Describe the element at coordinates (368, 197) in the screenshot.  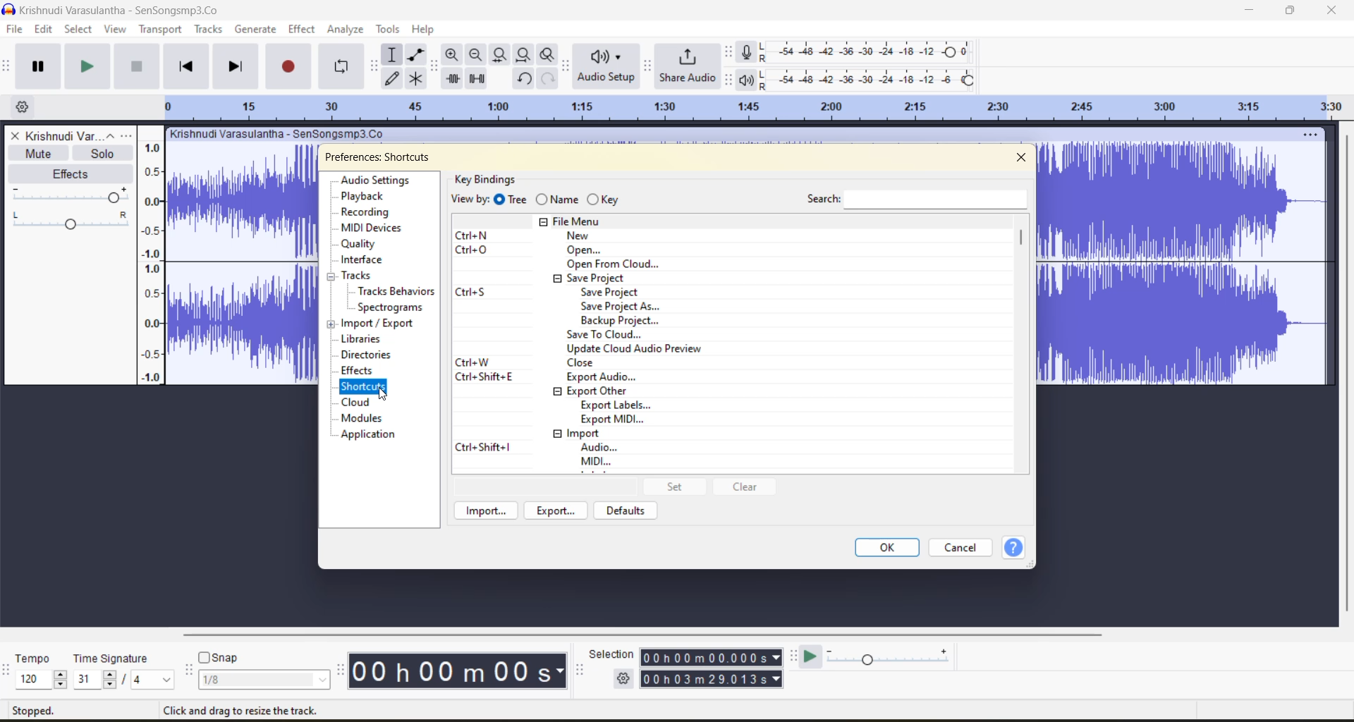
I see `playback` at that location.